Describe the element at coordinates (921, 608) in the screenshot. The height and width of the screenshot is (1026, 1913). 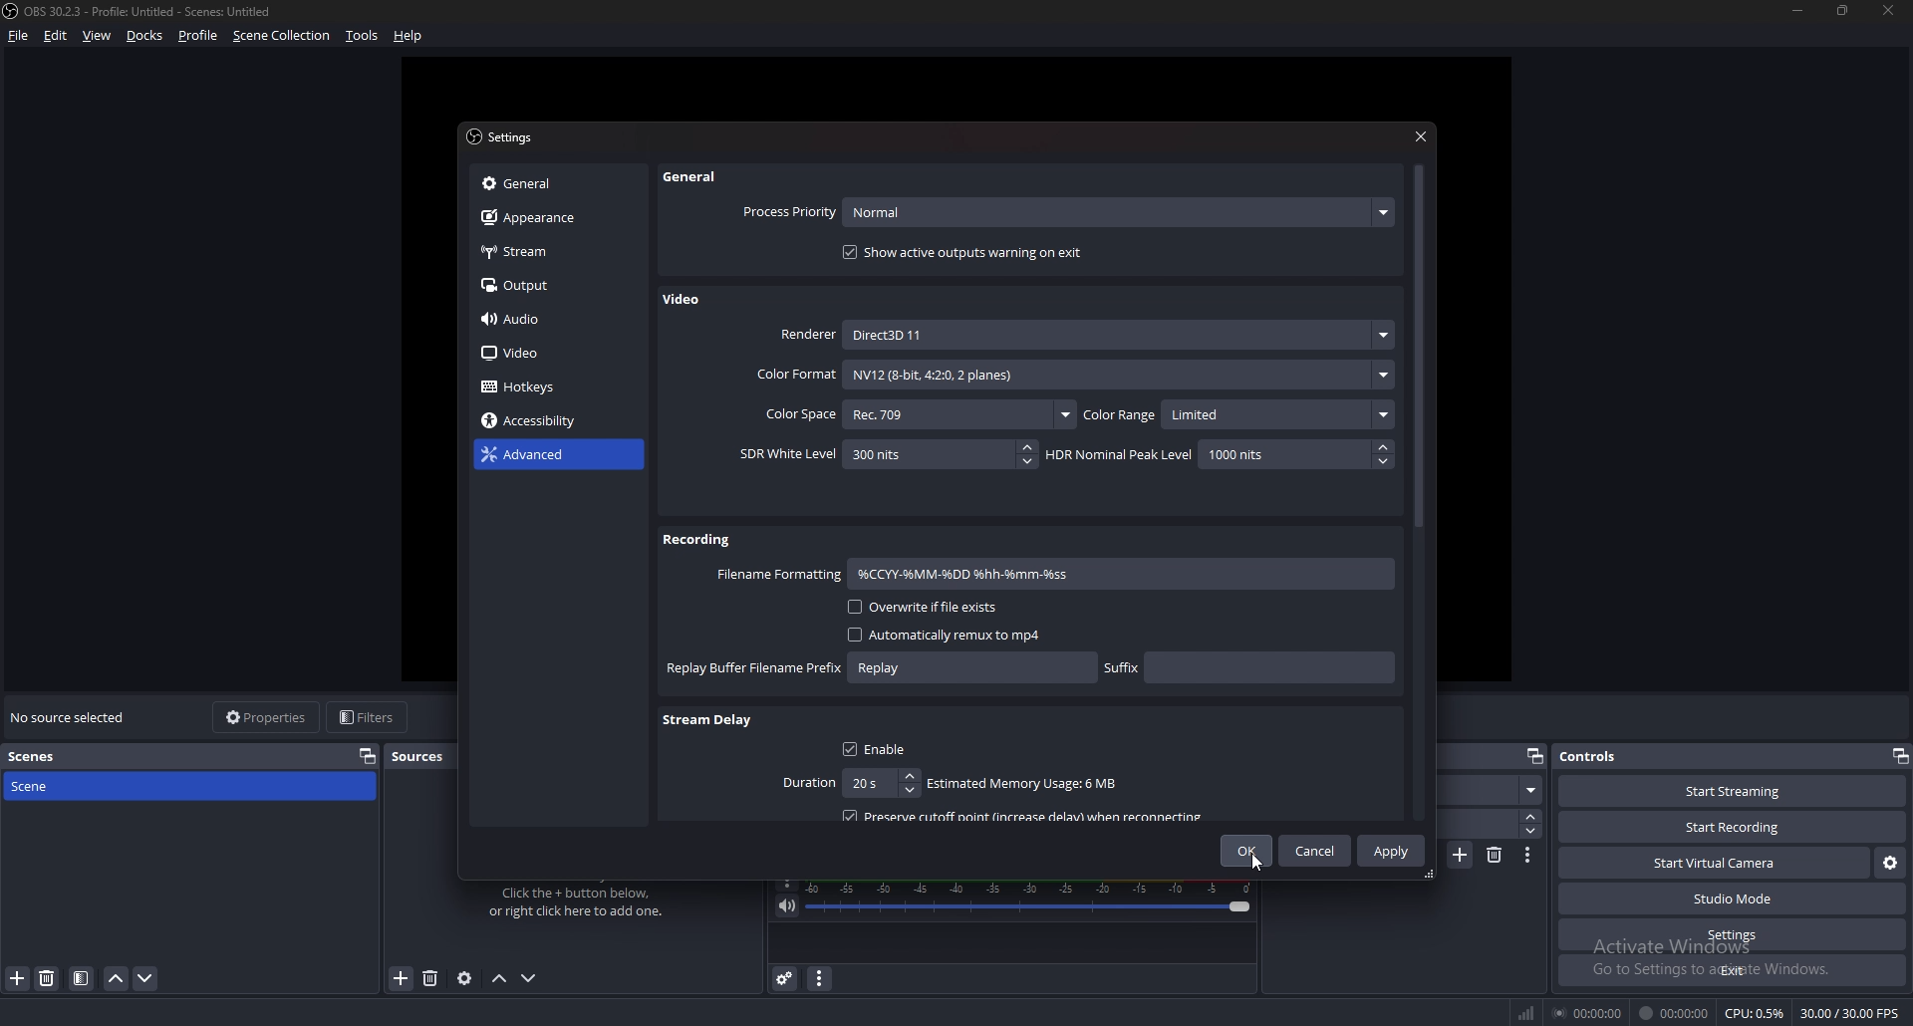
I see `Overwrite if file exists` at that location.